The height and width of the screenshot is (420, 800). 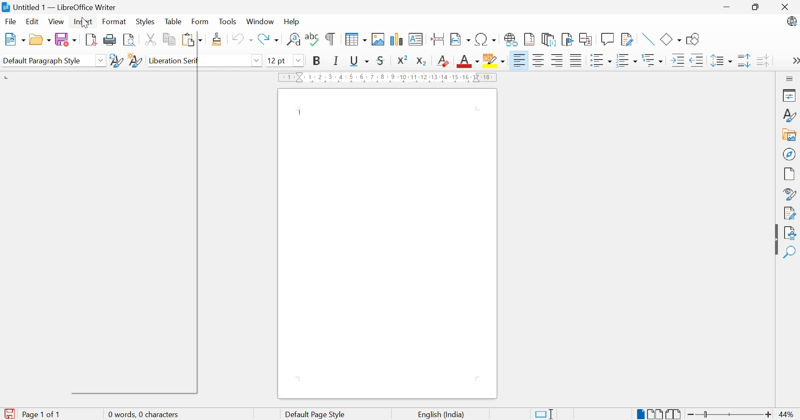 What do you see at coordinates (380, 60) in the screenshot?
I see `Strikethrough` at bounding box center [380, 60].